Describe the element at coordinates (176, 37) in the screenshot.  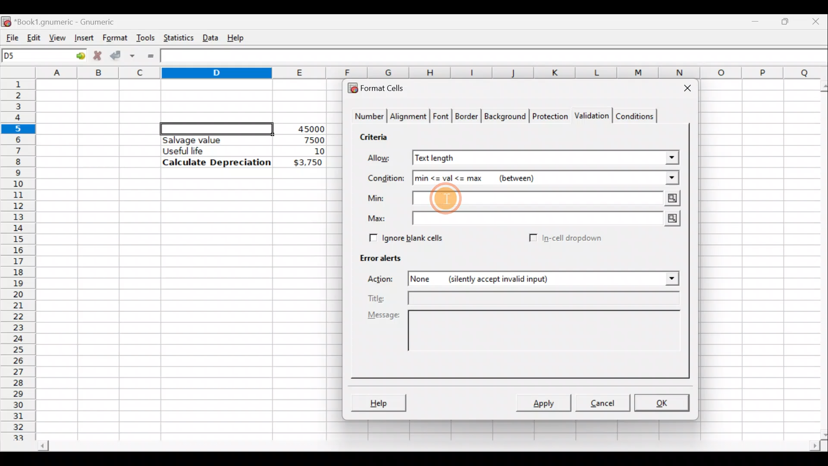
I see `Statistics` at that location.